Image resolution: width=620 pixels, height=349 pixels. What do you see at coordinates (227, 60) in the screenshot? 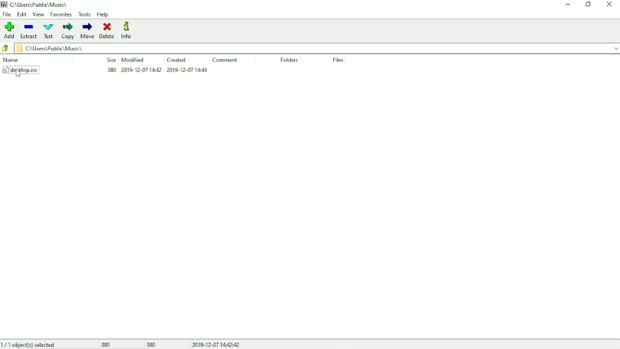
I see `Comment` at bounding box center [227, 60].